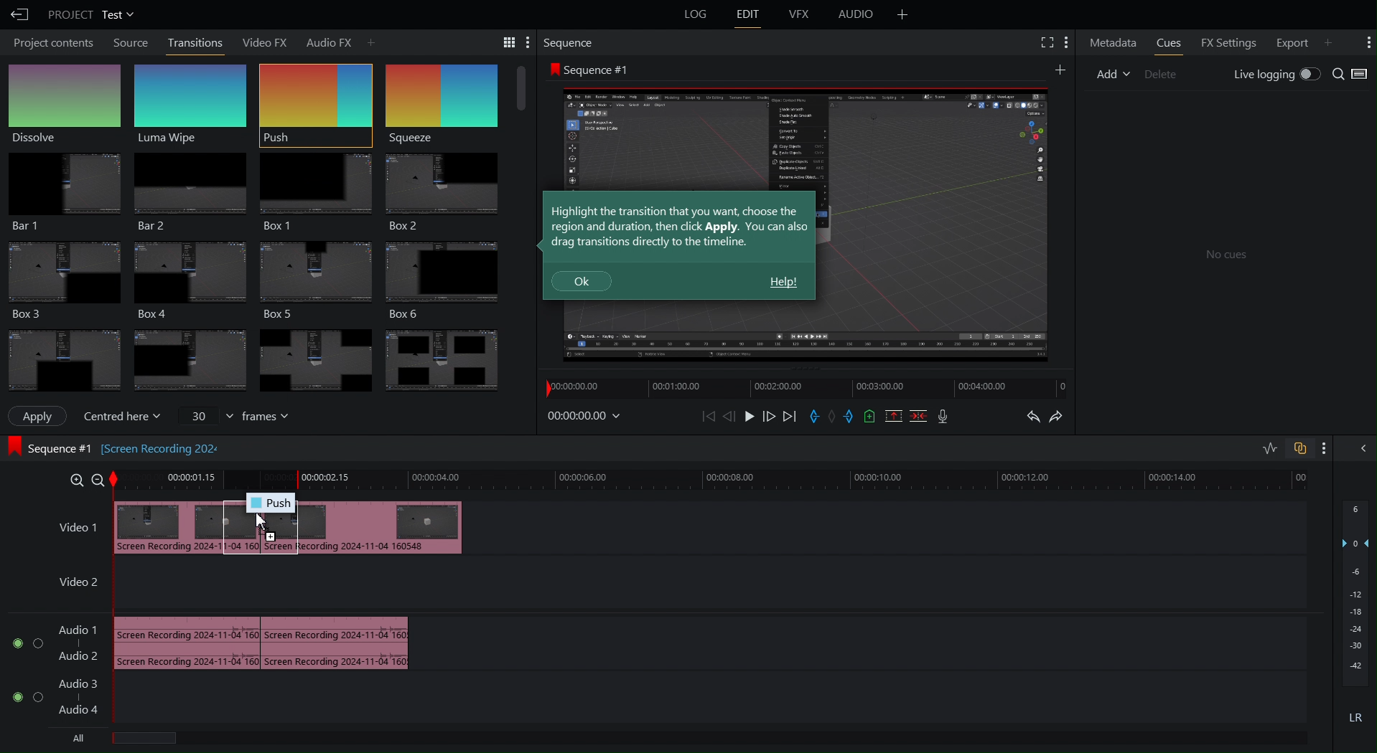 Image resolution: width=1377 pixels, height=753 pixels. Describe the element at coordinates (444, 194) in the screenshot. I see `Box 2` at that location.